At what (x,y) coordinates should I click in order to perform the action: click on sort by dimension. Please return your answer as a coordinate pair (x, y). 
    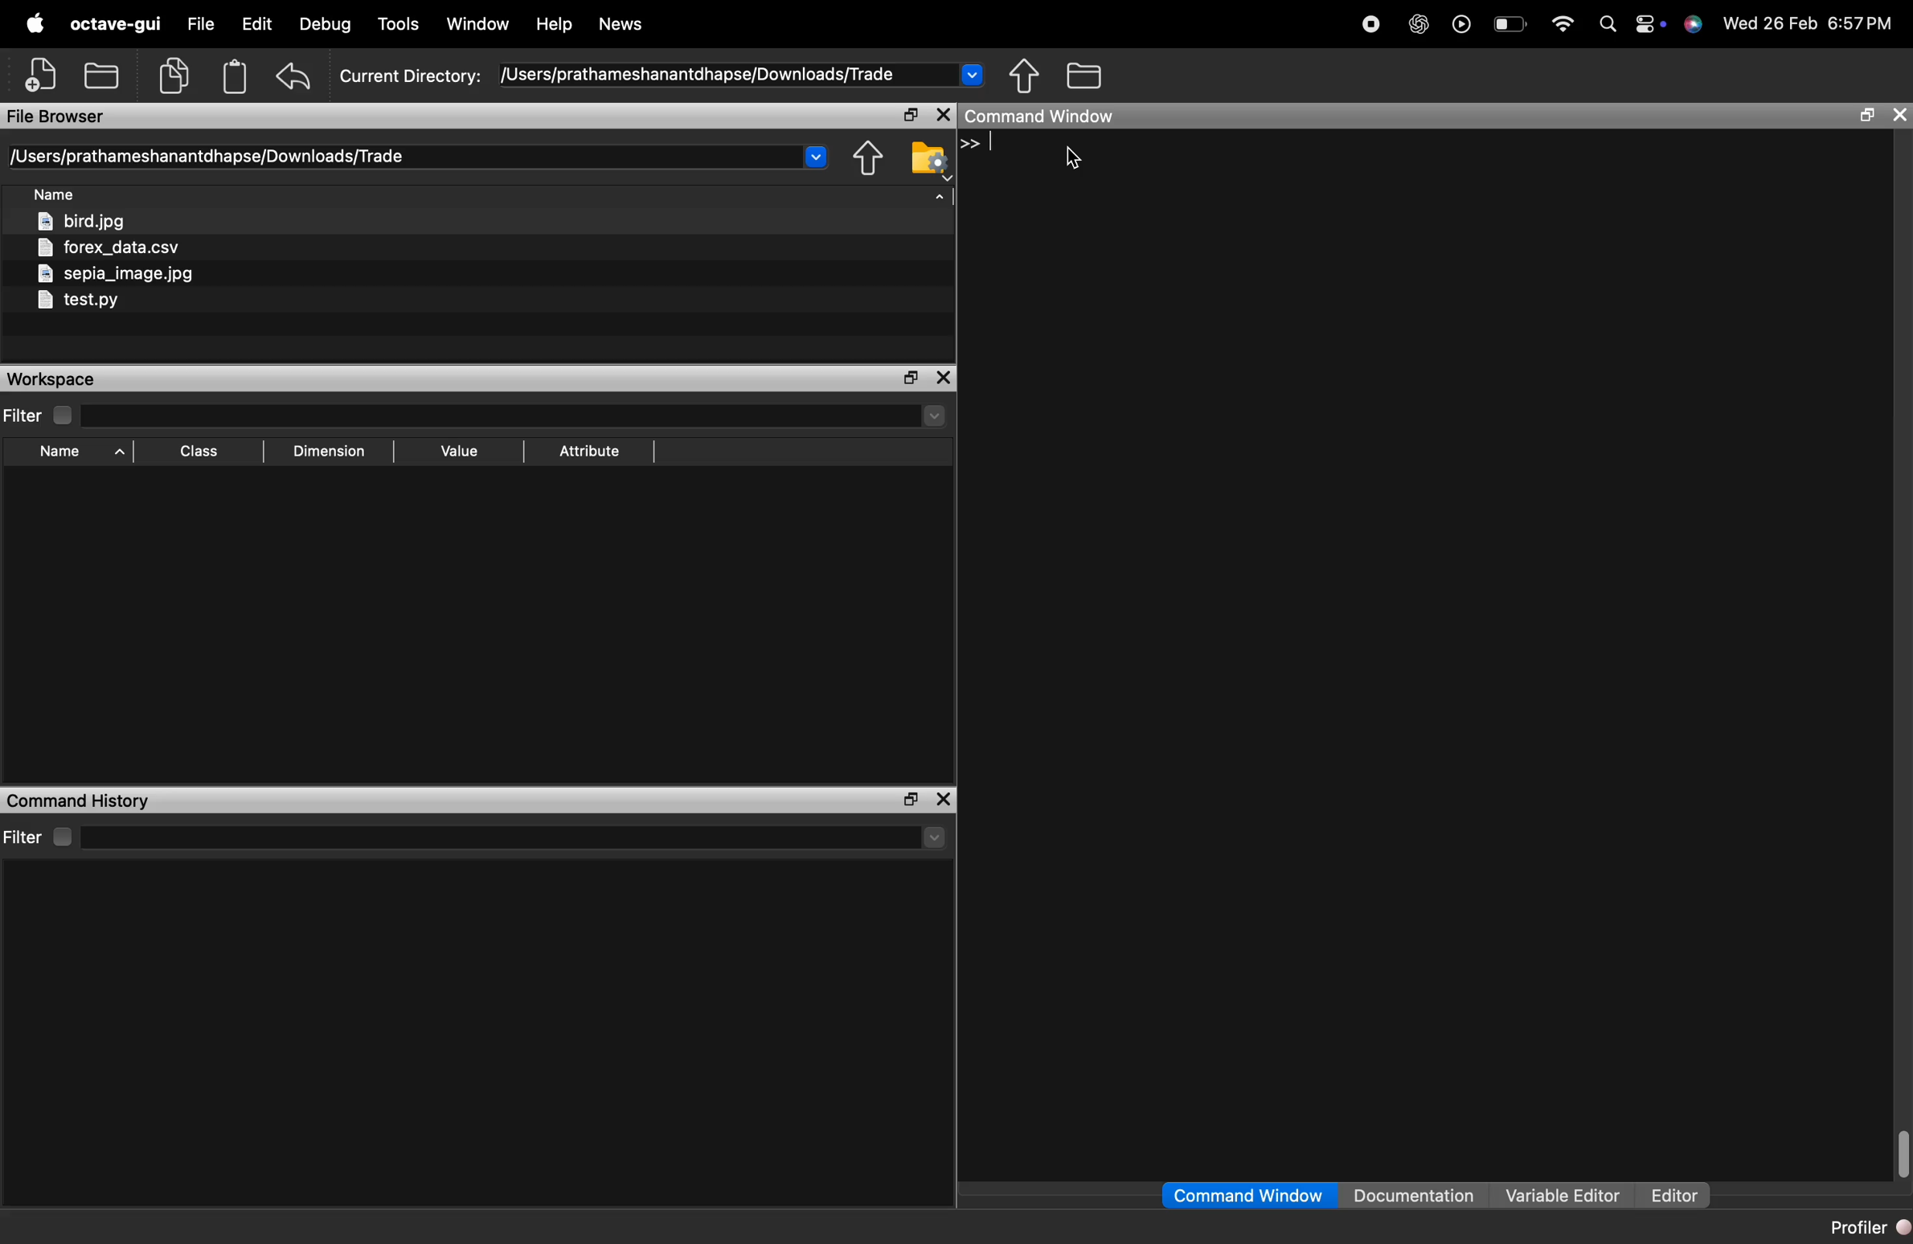
    Looking at the image, I should click on (330, 452).